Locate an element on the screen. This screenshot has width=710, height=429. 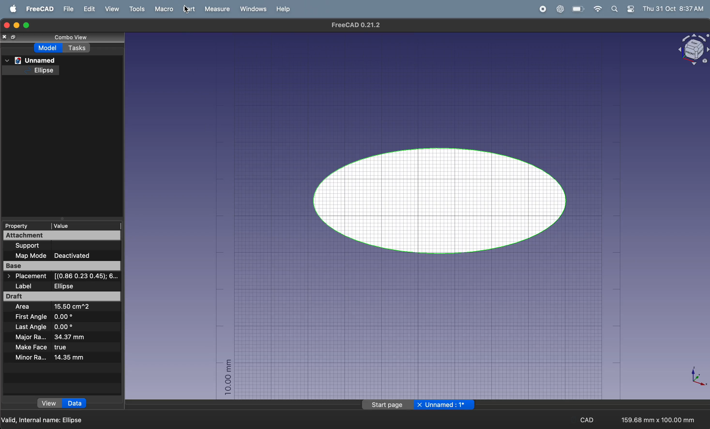
cad is located at coordinates (588, 419).